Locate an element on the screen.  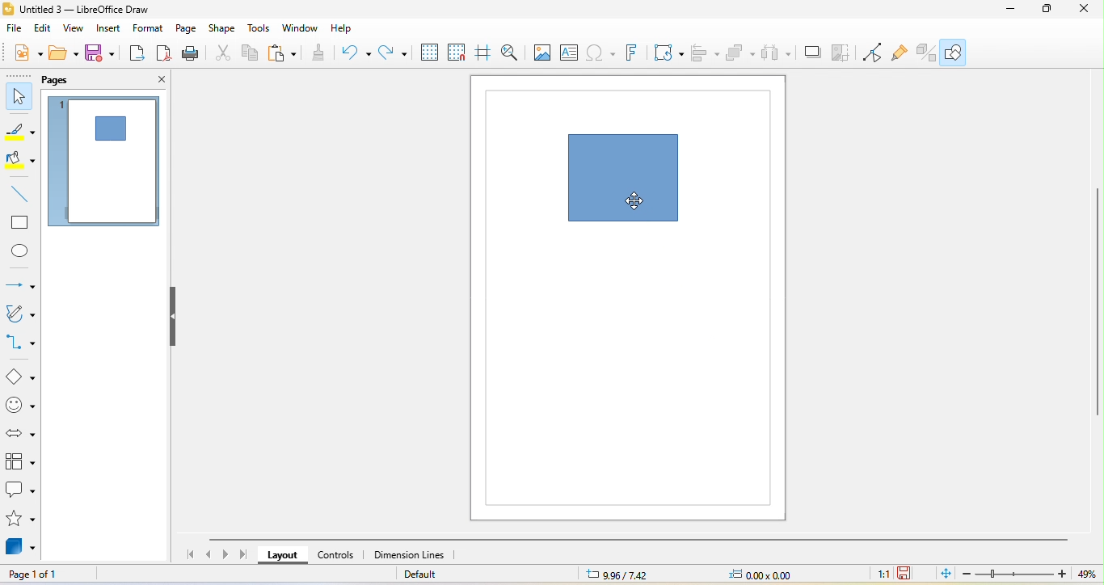
print is located at coordinates (191, 55).